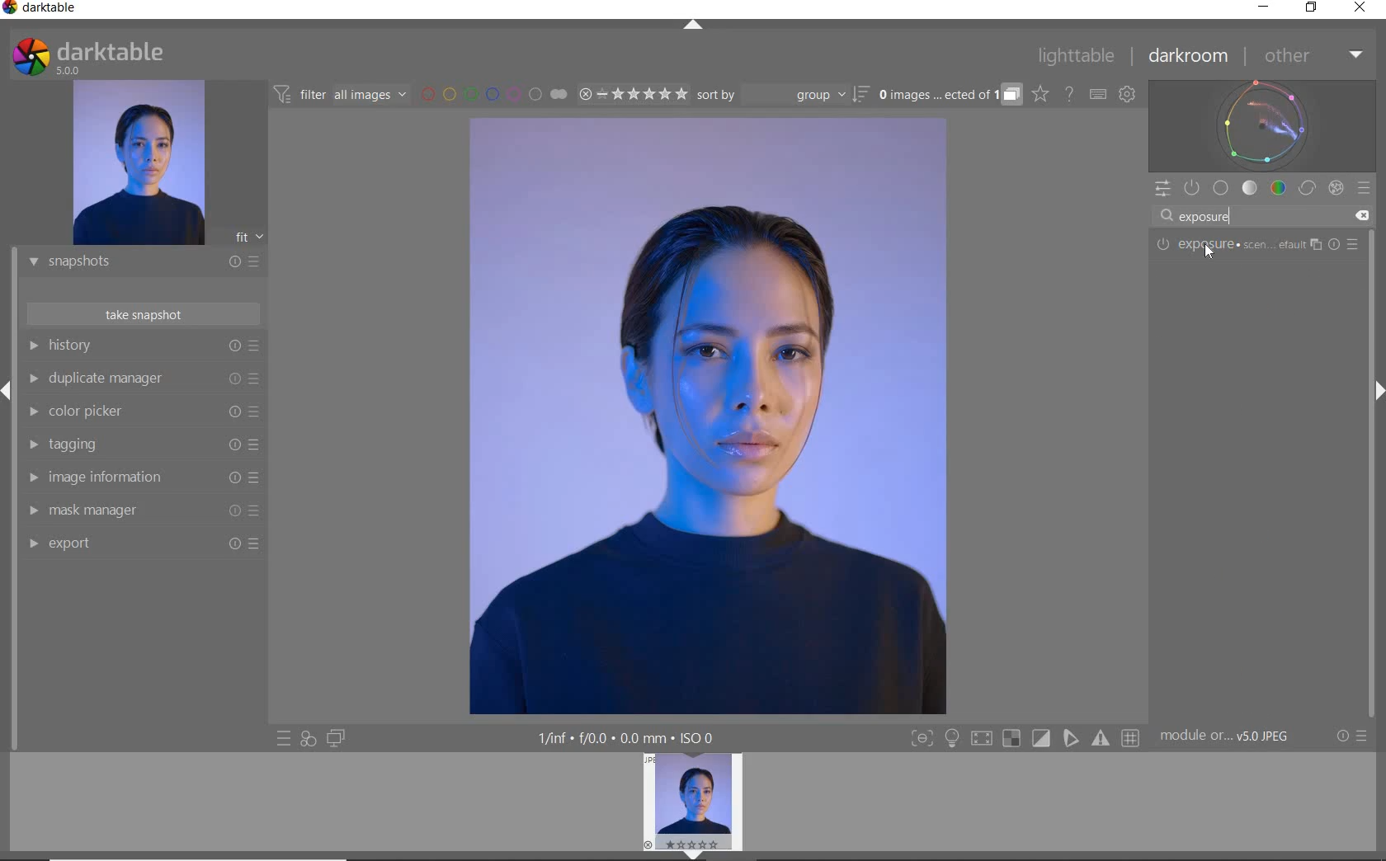 Image resolution: width=1386 pixels, height=861 pixels. What do you see at coordinates (699, 854) in the screenshot?
I see `EXPAND/COLLAPSE` at bounding box center [699, 854].